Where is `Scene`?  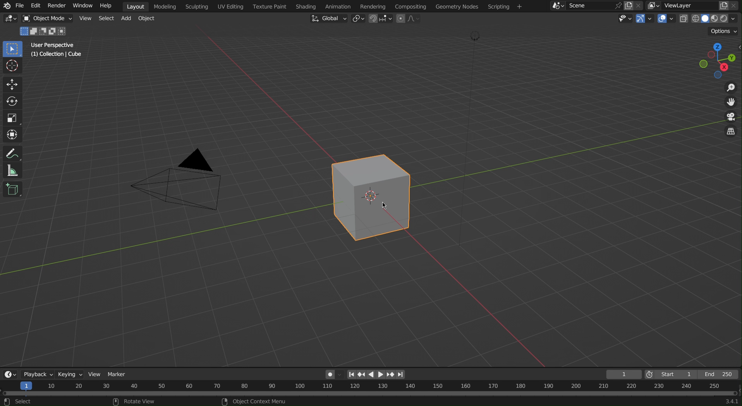 Scene is located at coordinates (639, 6).